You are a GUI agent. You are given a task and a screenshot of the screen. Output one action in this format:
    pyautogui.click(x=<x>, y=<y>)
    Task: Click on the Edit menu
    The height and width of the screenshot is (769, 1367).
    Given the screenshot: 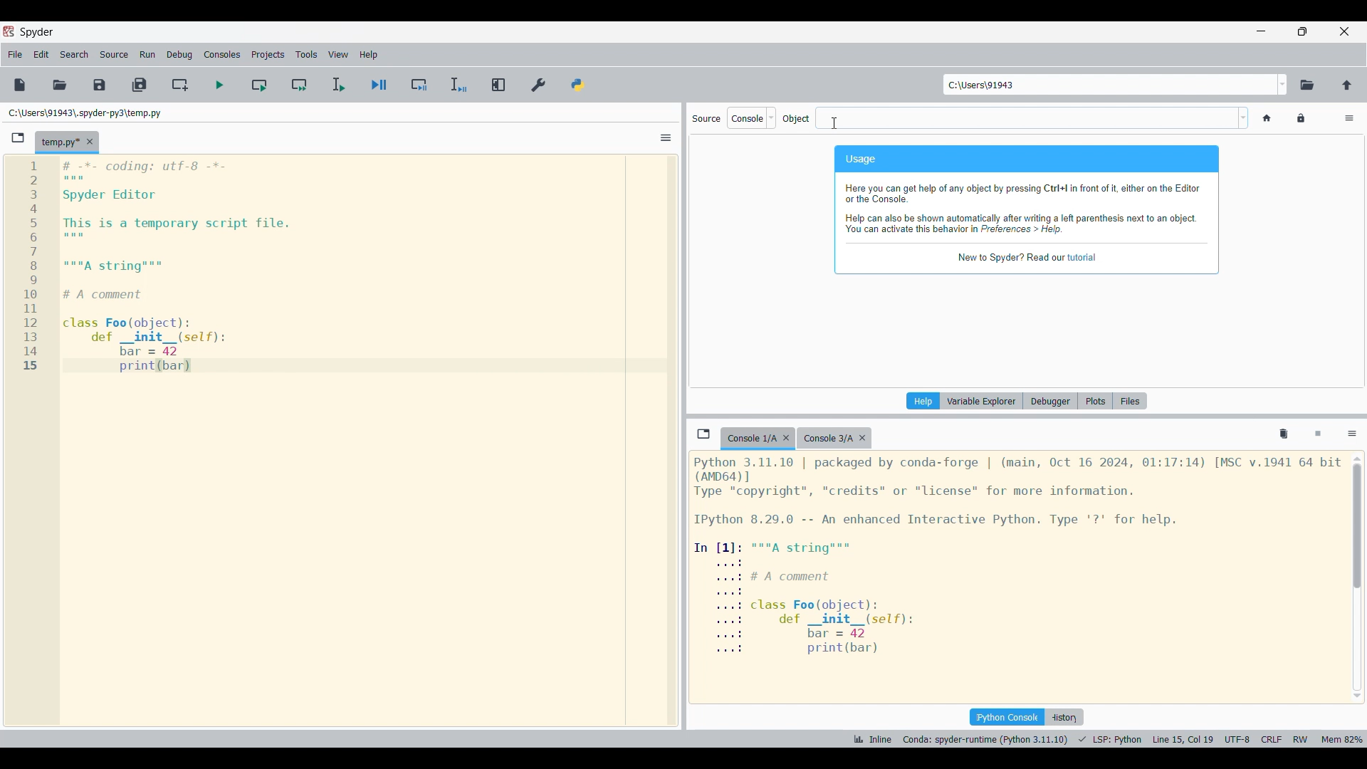 What is the action you would take?
    pyautogui.click(x=41, y=54)
    